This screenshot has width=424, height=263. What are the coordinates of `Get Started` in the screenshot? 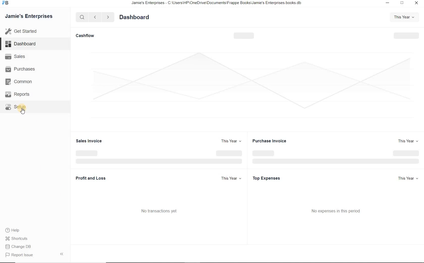 It's located at (32, 31).